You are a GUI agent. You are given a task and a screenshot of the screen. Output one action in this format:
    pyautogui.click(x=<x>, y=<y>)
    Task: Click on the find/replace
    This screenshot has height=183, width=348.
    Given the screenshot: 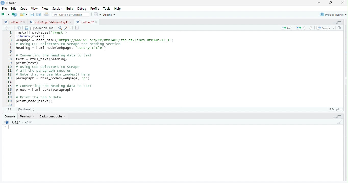 What is the action you would take?
    pyautogui.click(x=60, y=28)
    